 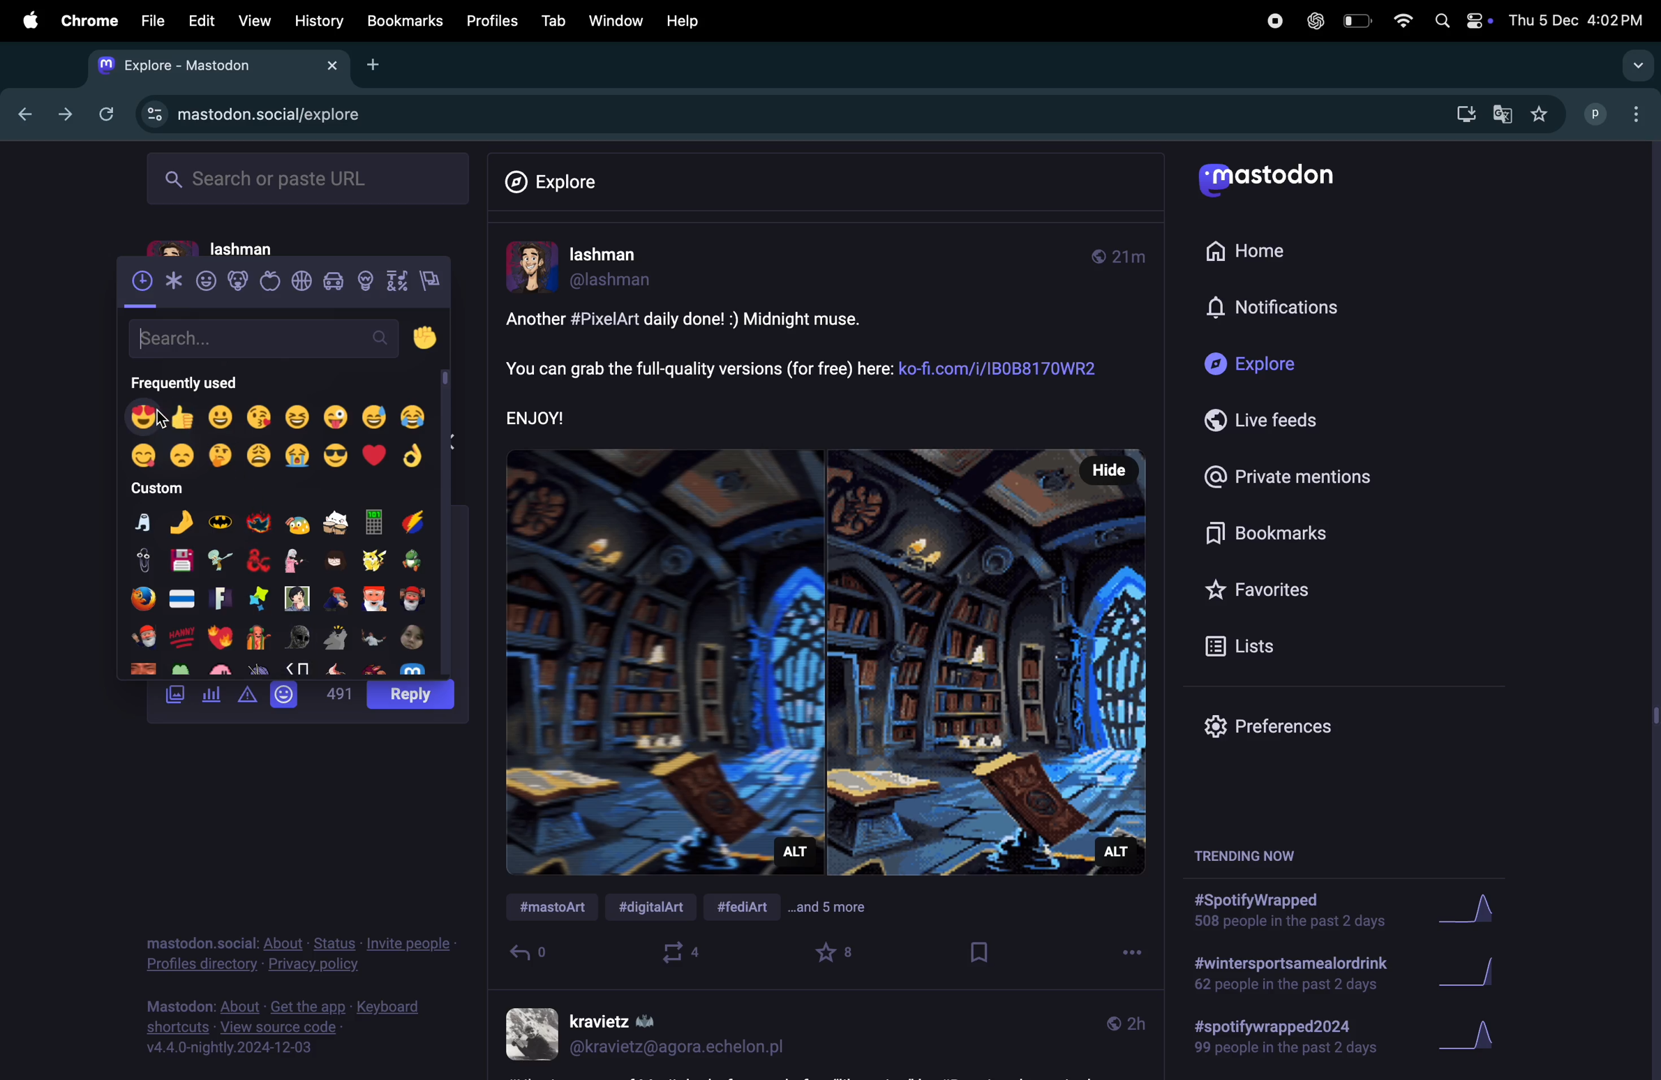 I want to click on apple menu, so click(x=27, y=21).